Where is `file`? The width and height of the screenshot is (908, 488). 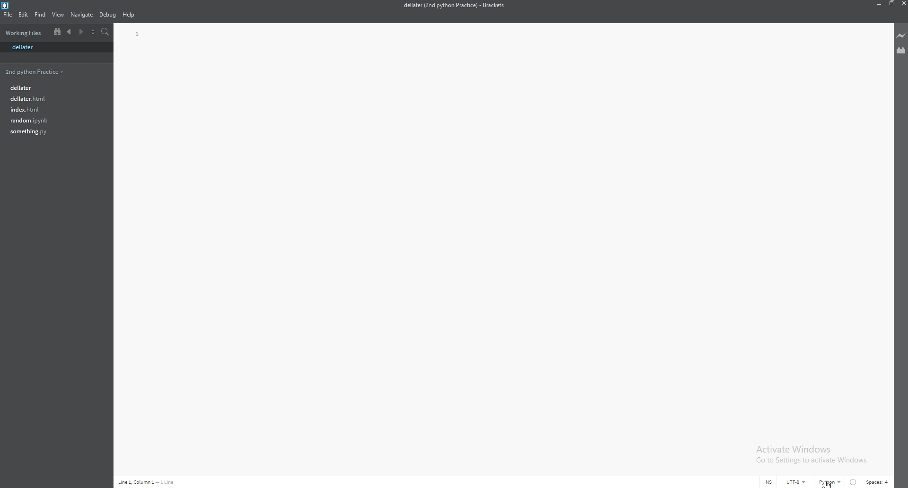
file is located at coordinates (52, 98).